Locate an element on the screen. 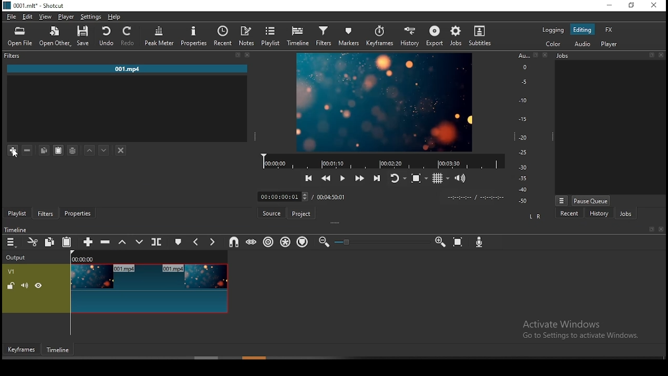 The height and width of the screenshot is (376, 668). cursor is located at coordinates (16, 155).